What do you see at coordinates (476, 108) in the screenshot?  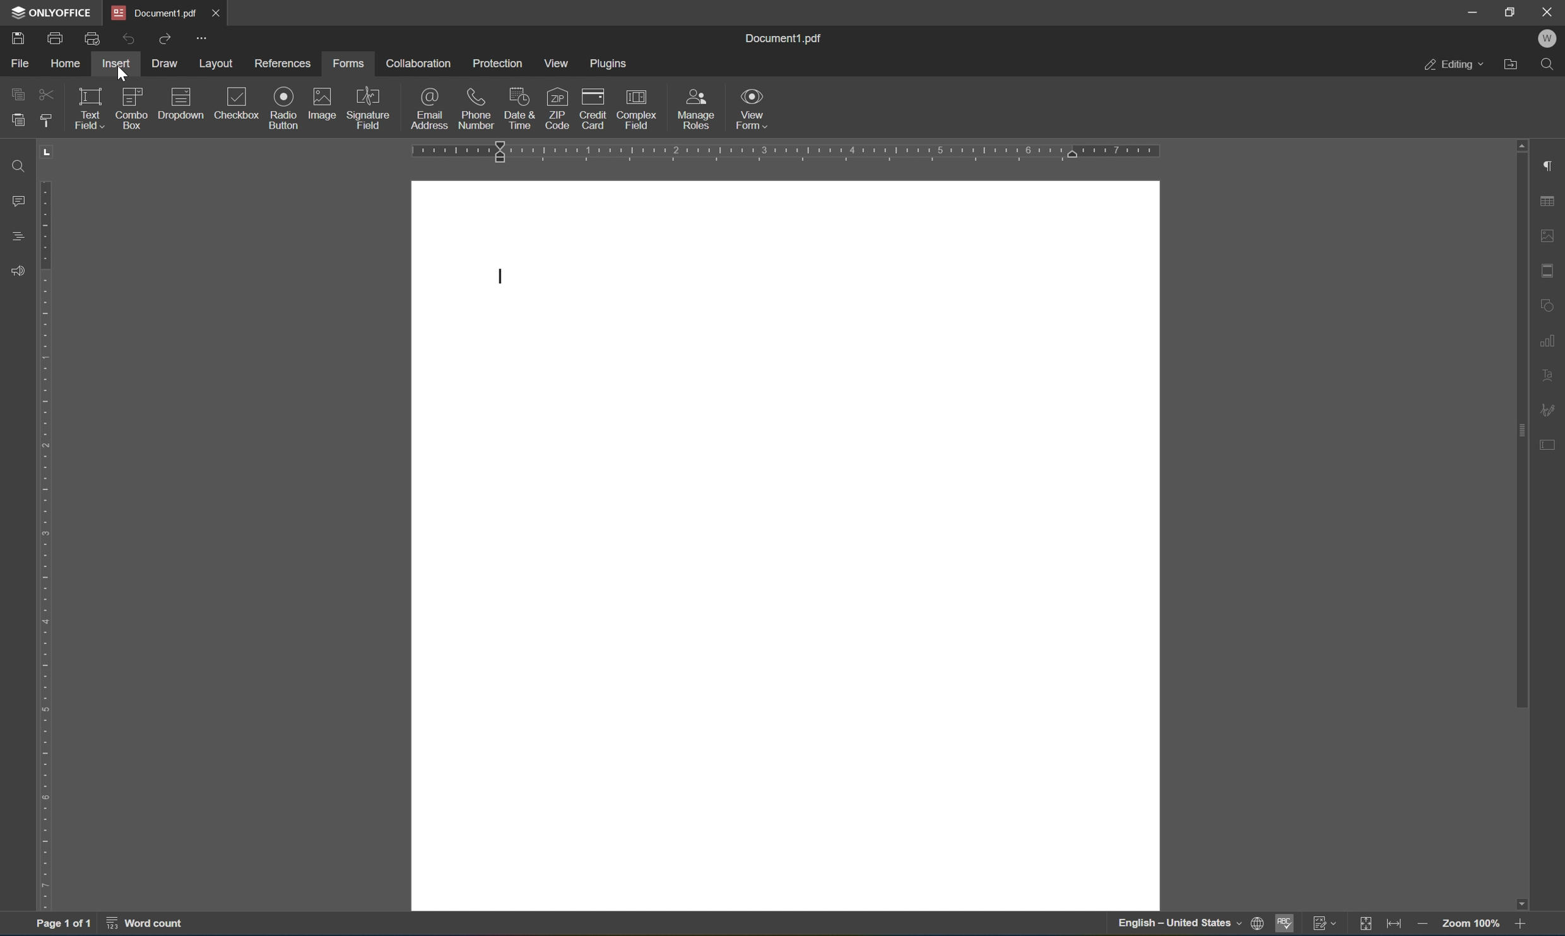 I see `phone number` at bounding box center [476, 108].